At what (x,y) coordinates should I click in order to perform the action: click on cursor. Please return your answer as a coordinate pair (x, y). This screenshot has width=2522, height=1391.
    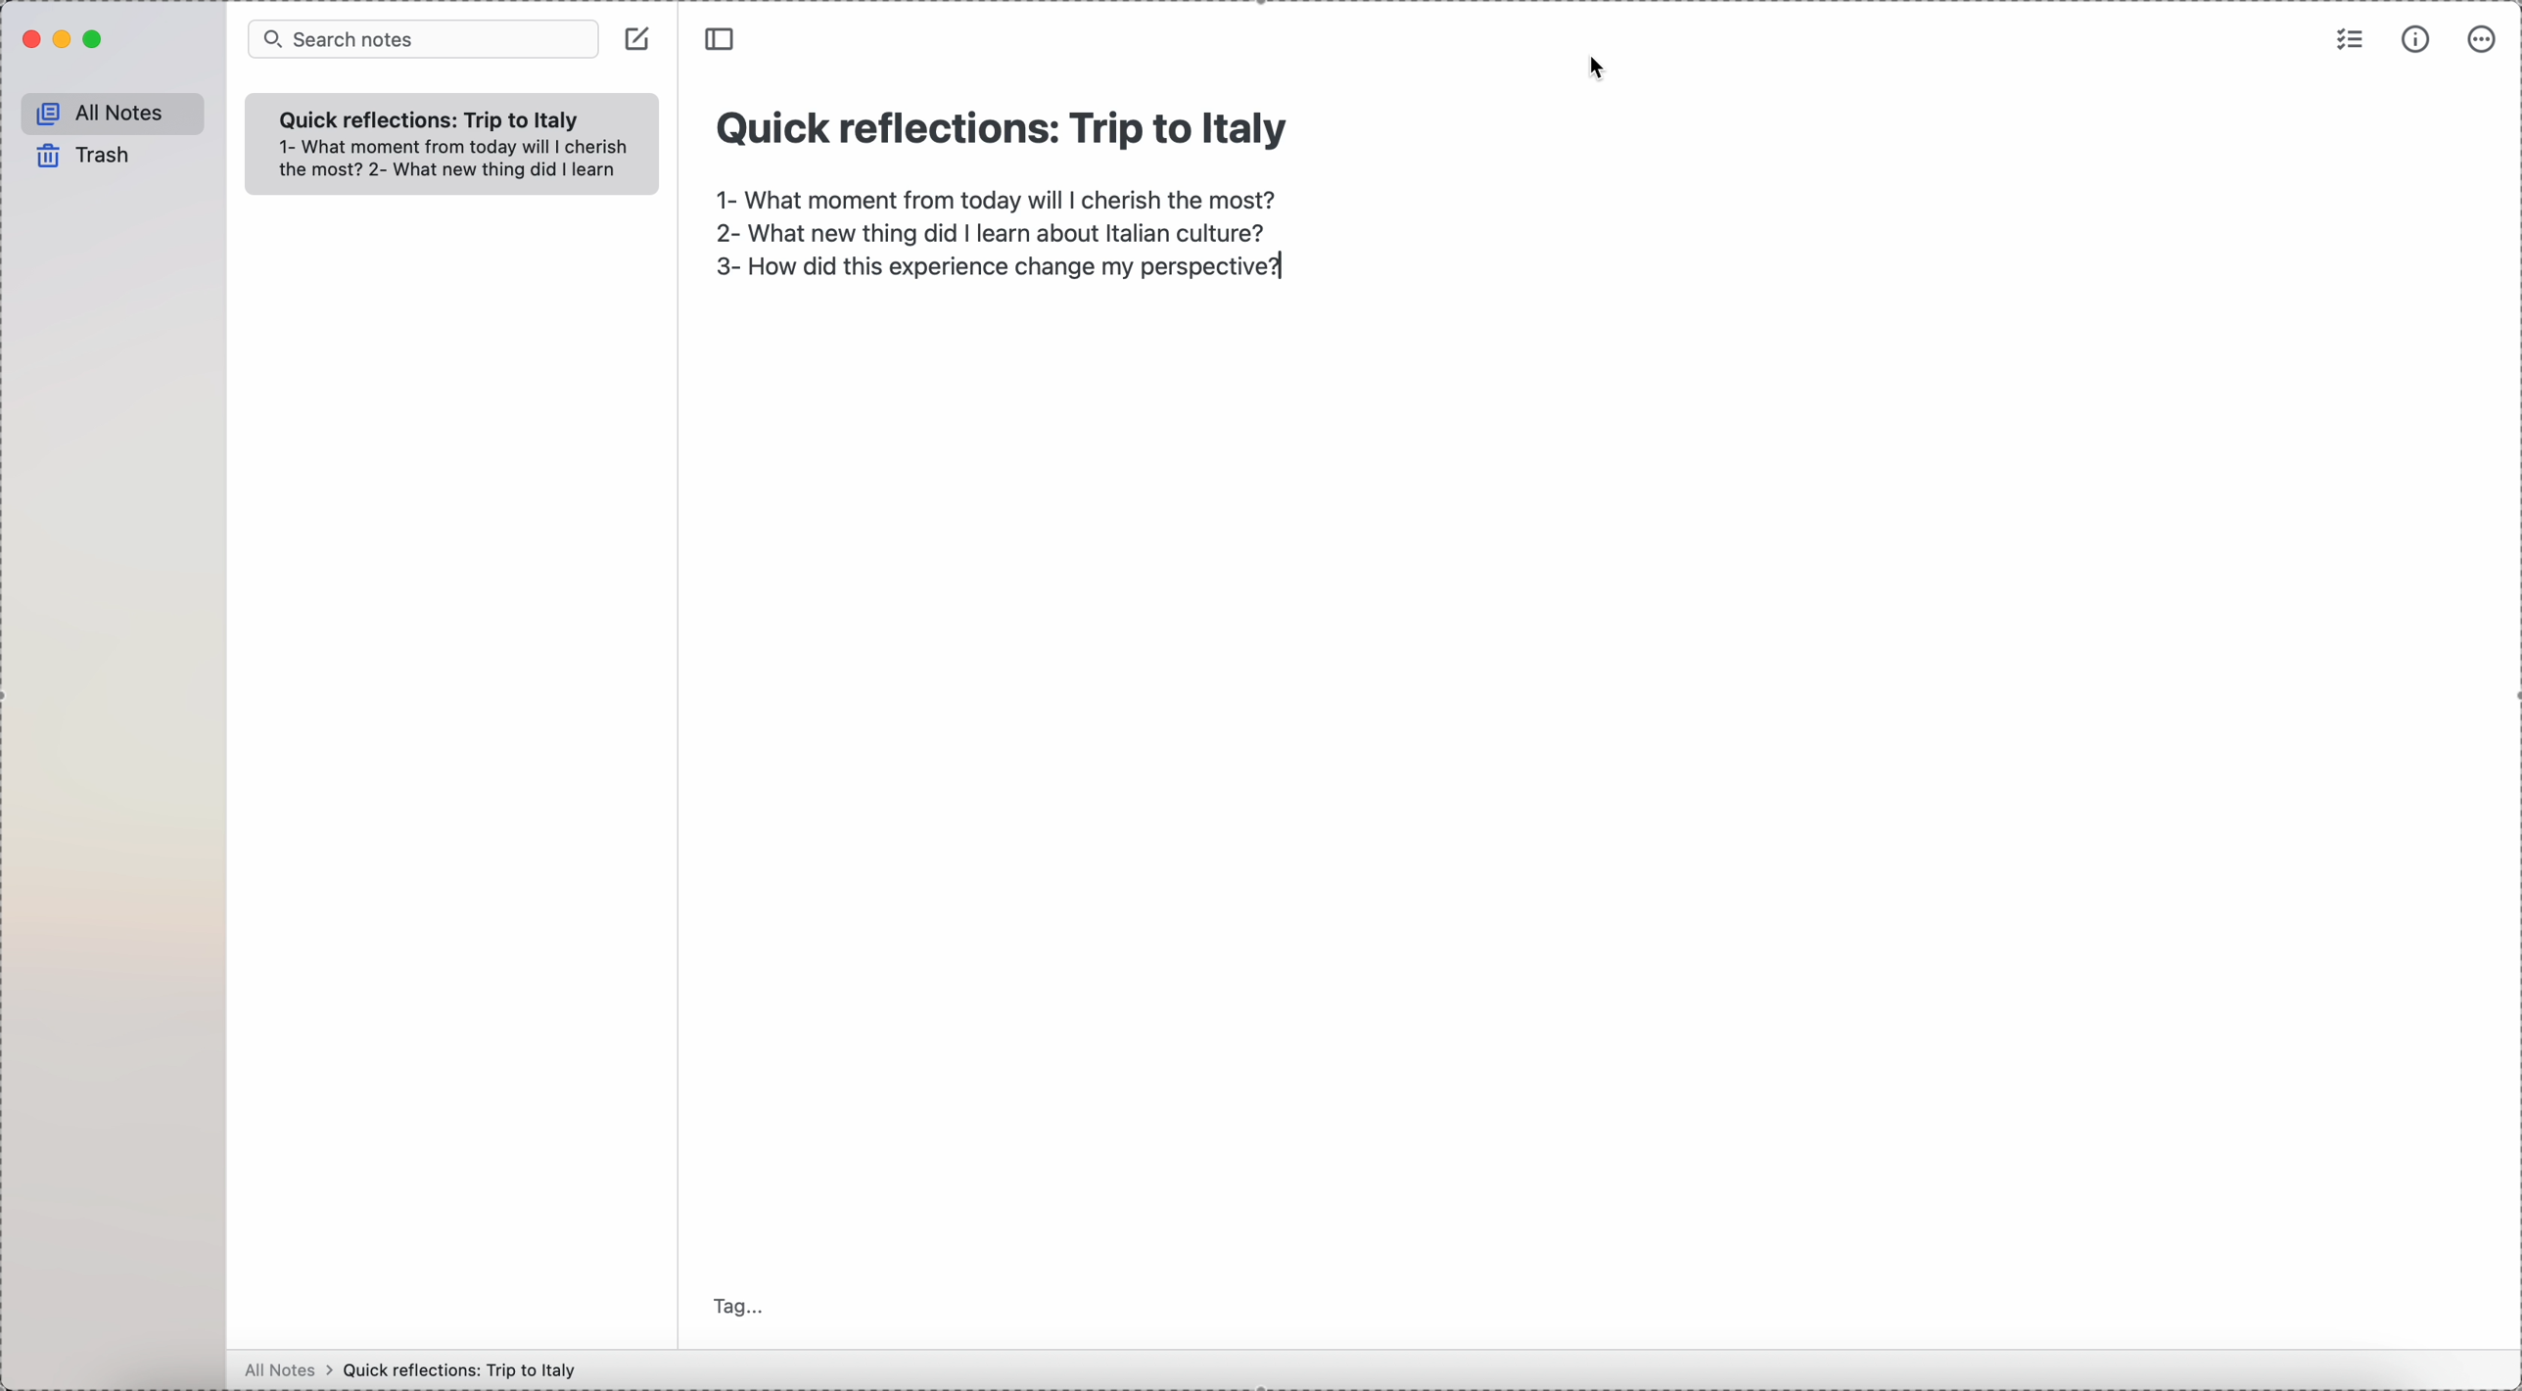
    Looking at the image, I should click on (1596, 64).